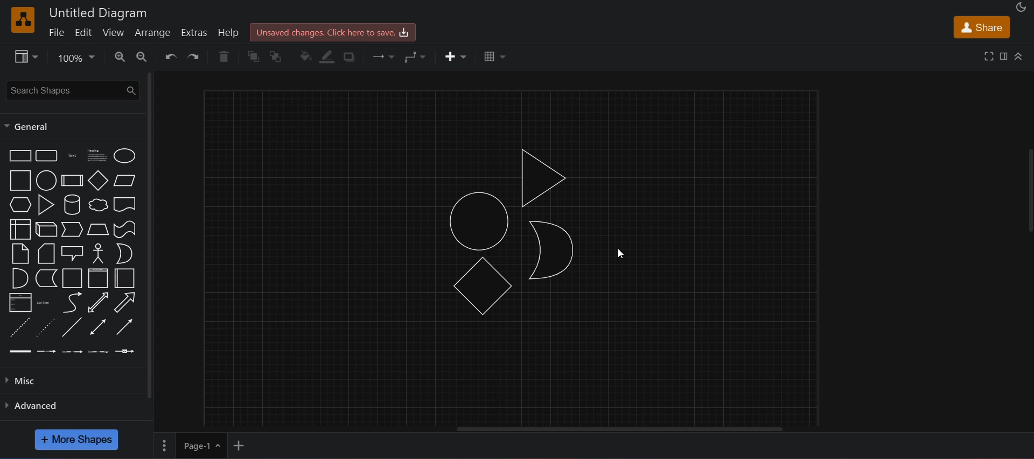 This screenshot has width=1034, height=459. What do you see at coordinates (228, 33) in the screenshot?
I see `help` at bounding box center [228, 33].